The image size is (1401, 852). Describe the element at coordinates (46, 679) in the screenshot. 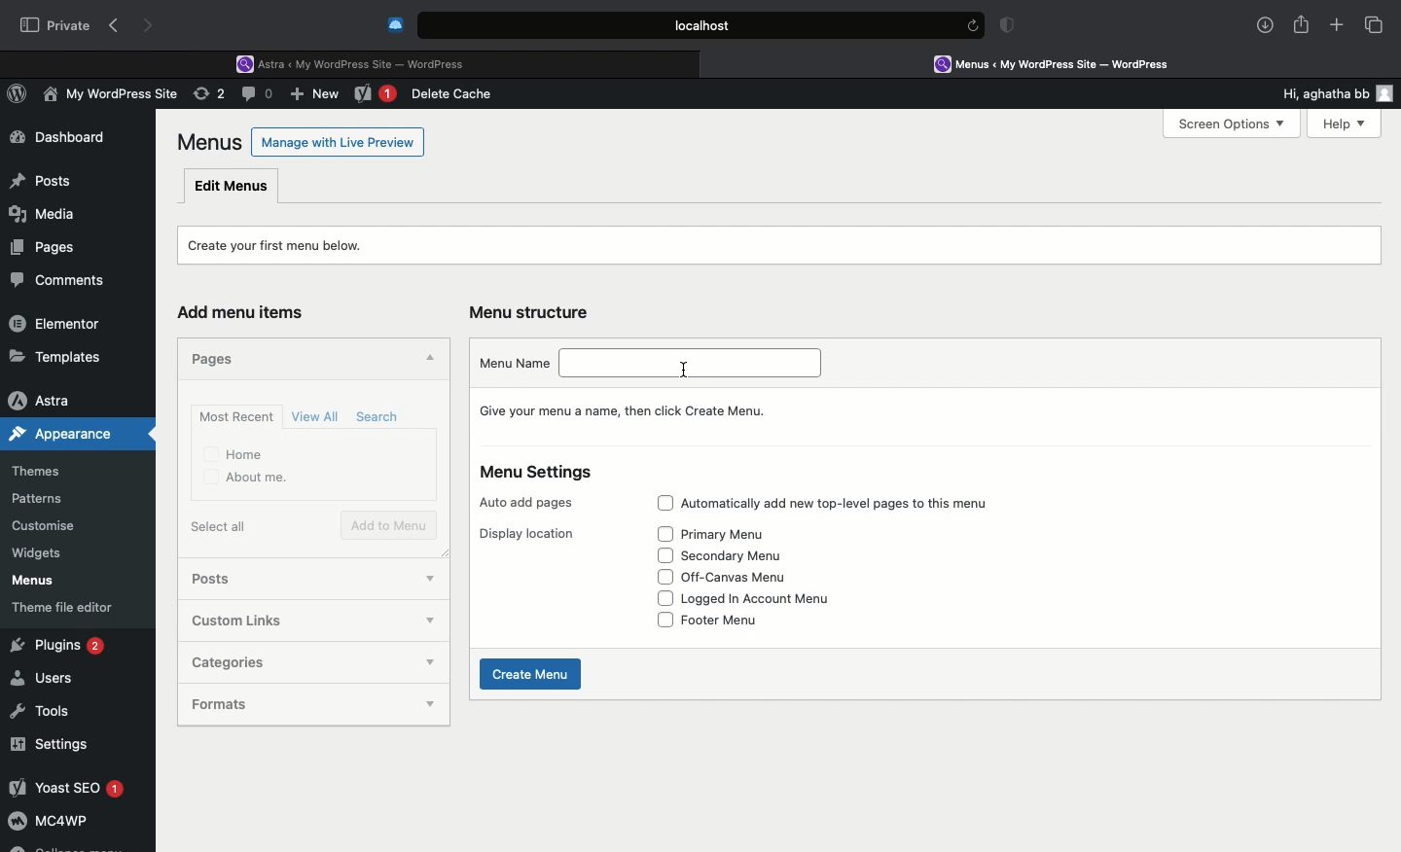

I see `Users` at that location.